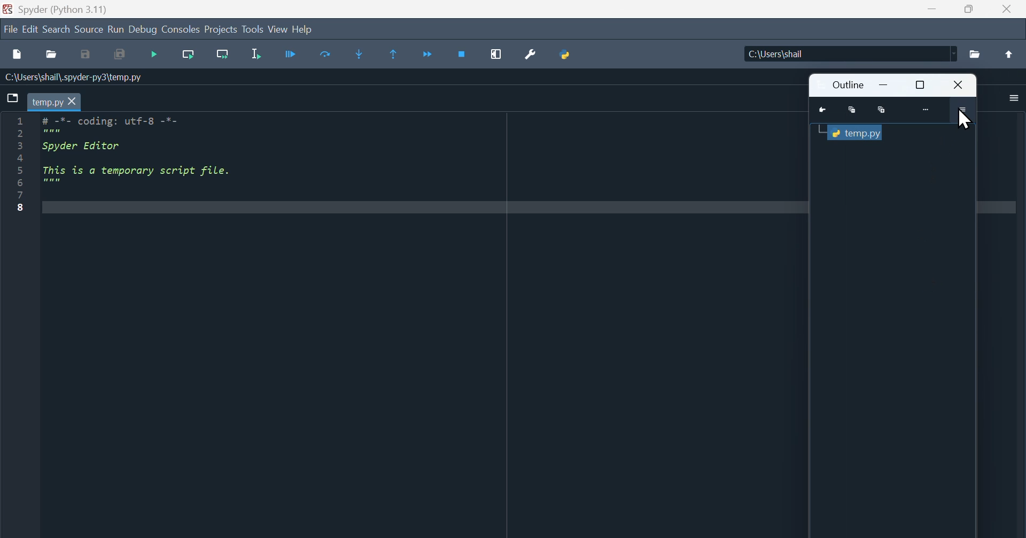 The image size is (1026, 538). I want to click on Edit, so click(31, 28).